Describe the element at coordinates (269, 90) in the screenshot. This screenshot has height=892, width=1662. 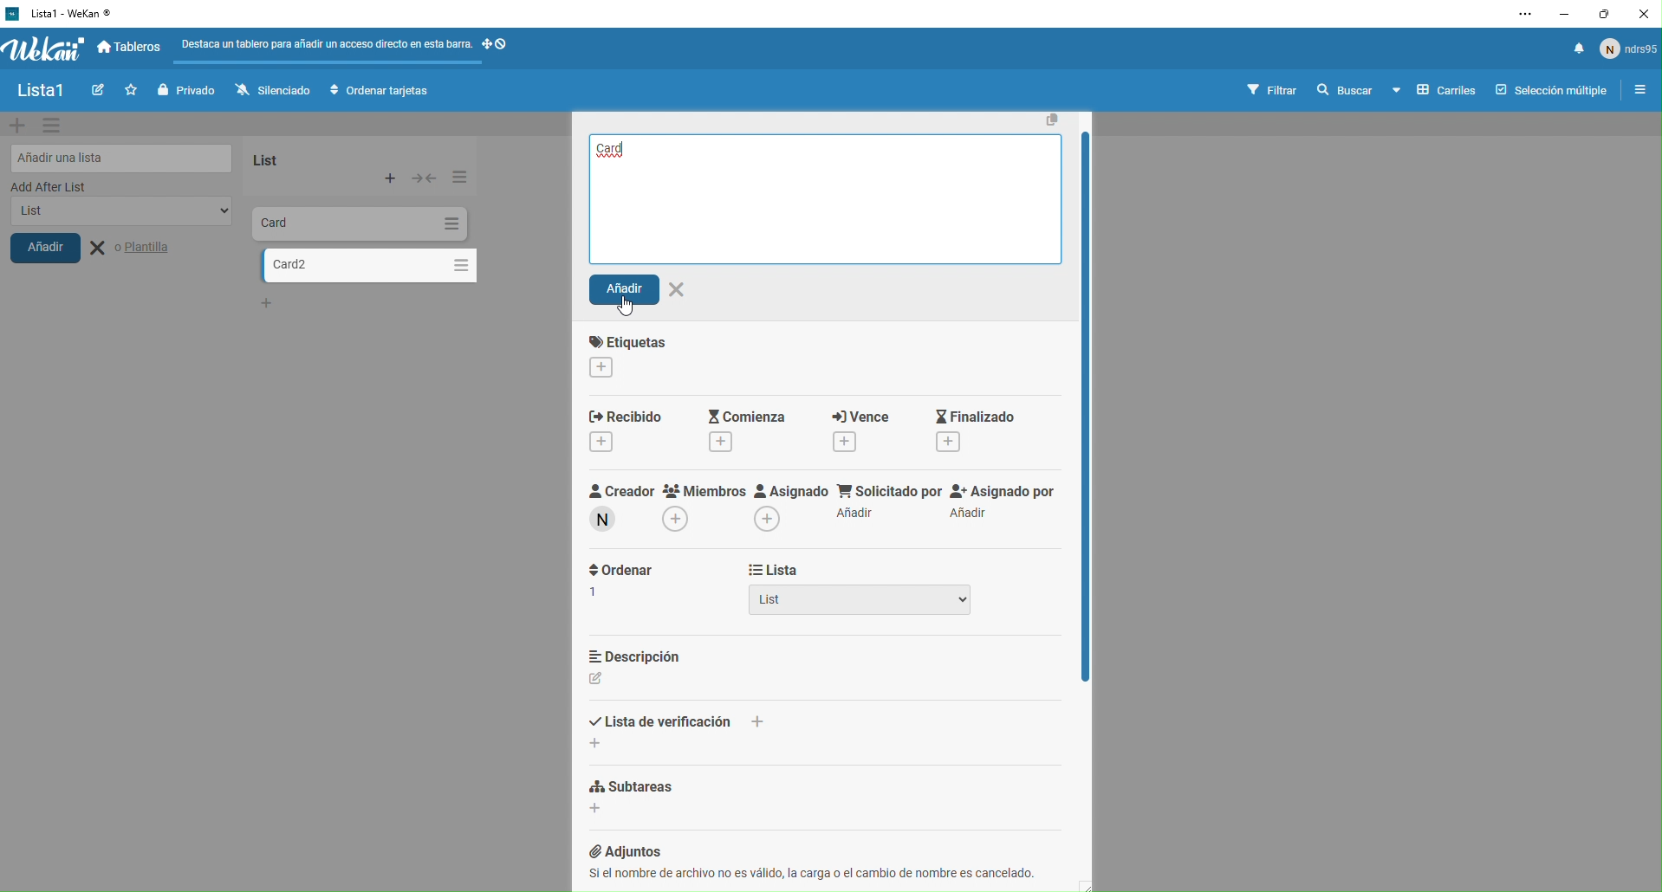
I see `silenciado` at that location.